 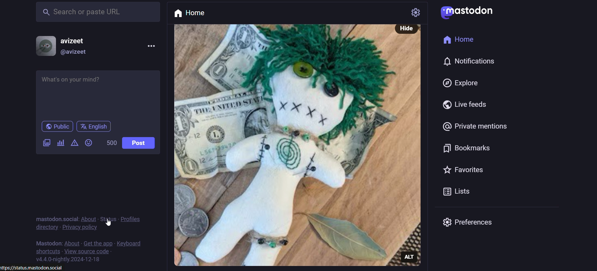 What do you see at coordinates (54, 215) in the screenshot?
I see `text` at bounding box center [54, 215].